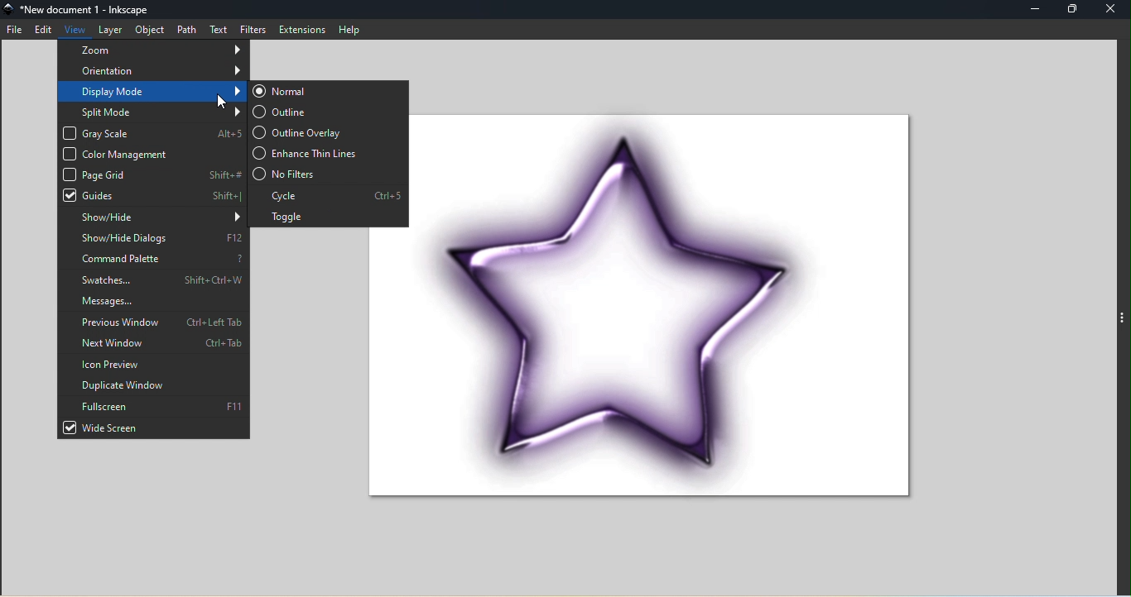 This screenshot has height=597, width=1131. What do you see at coordinates (154, 408) in the screenshot?
I see `Fullscreen` at bounding box center [154, 408].